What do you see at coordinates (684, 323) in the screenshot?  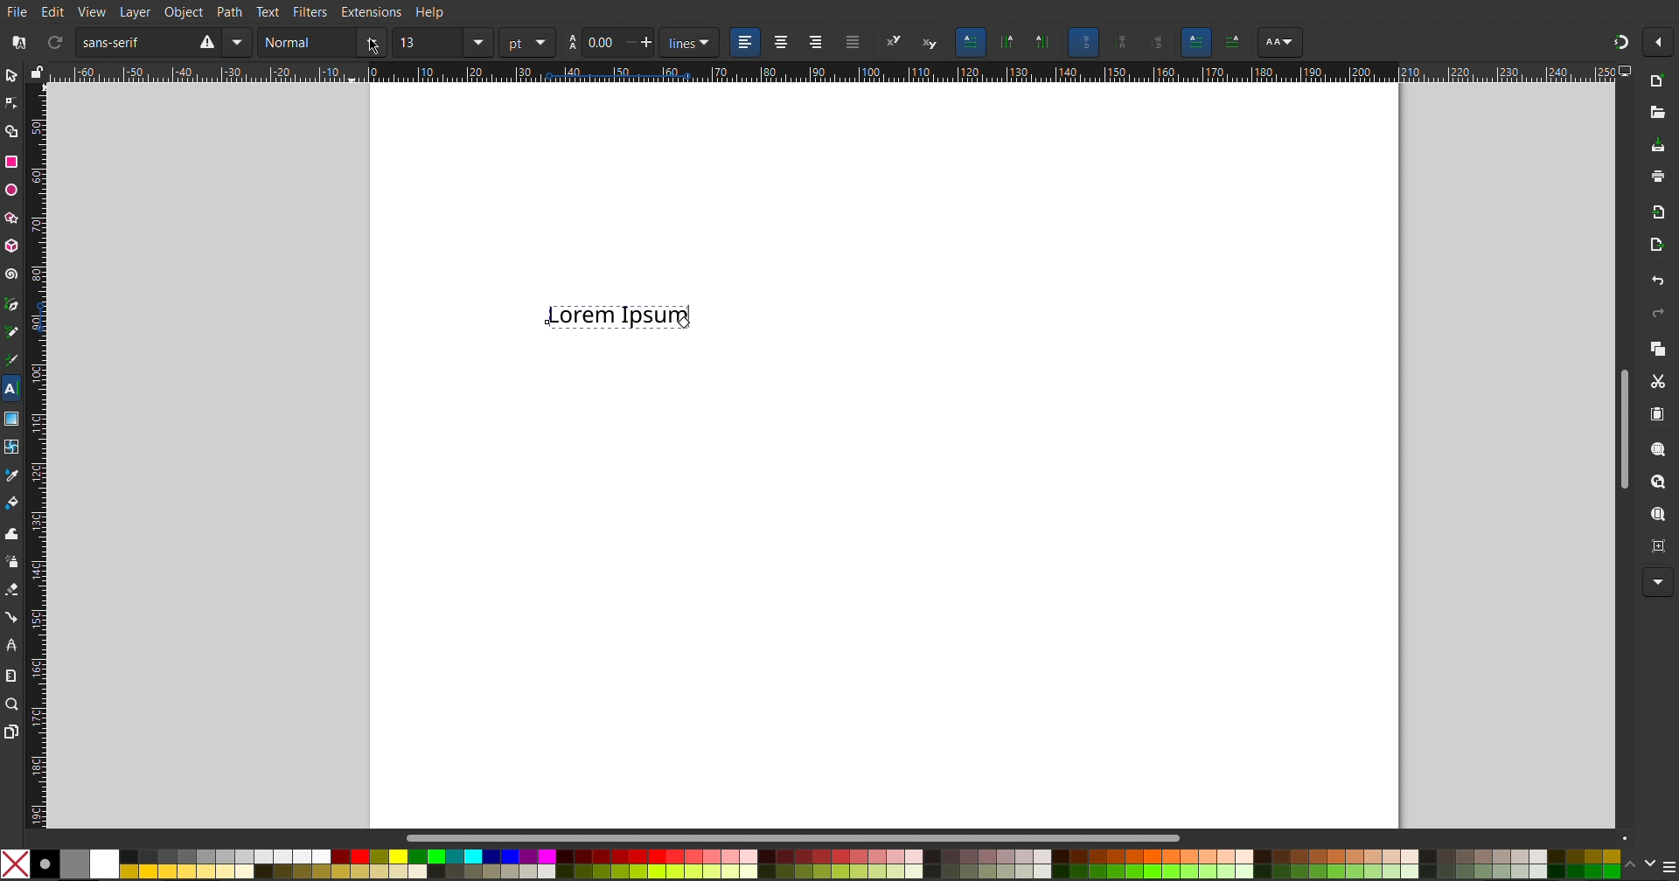 I see `Cursor` at bounding box center [684, 323].